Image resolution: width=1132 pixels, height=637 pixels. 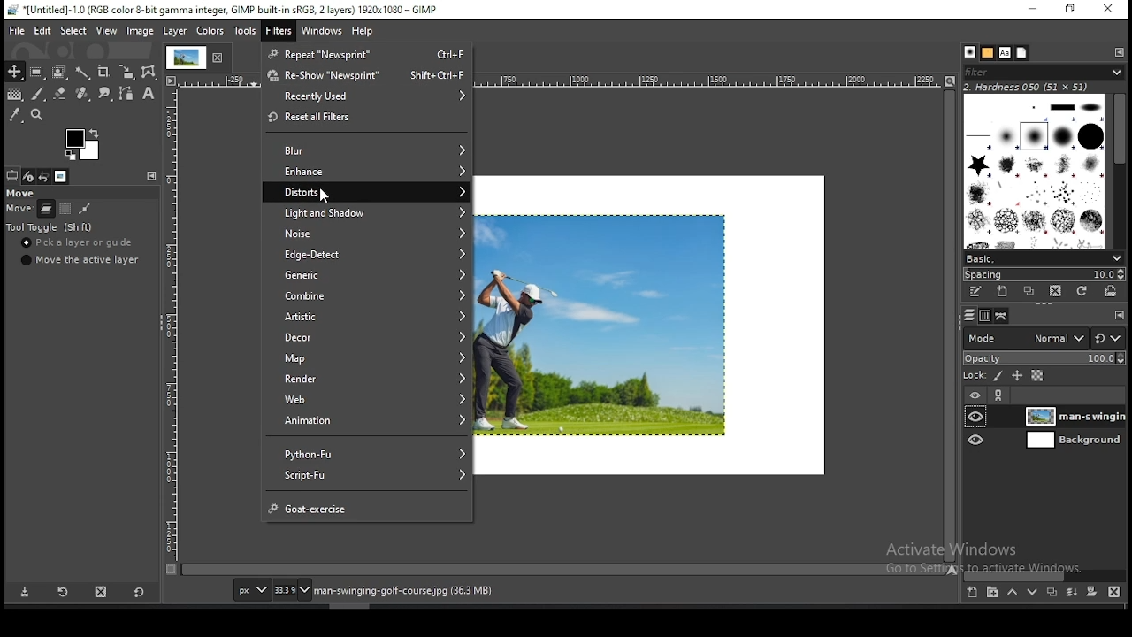 I want to click on paths, so click(x=1003, y=316).